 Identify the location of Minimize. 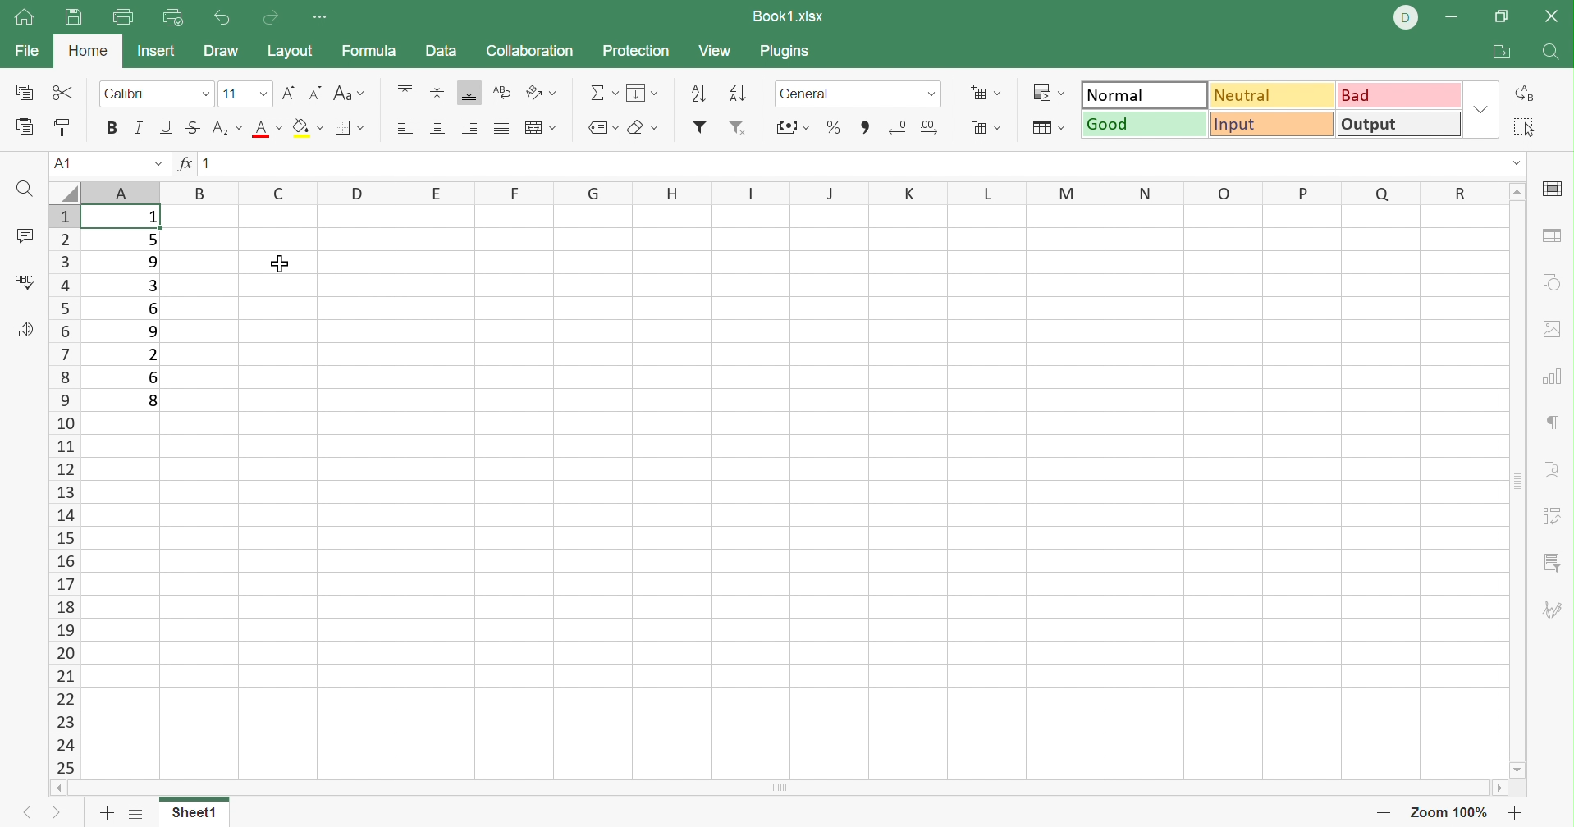
(1454, 18).